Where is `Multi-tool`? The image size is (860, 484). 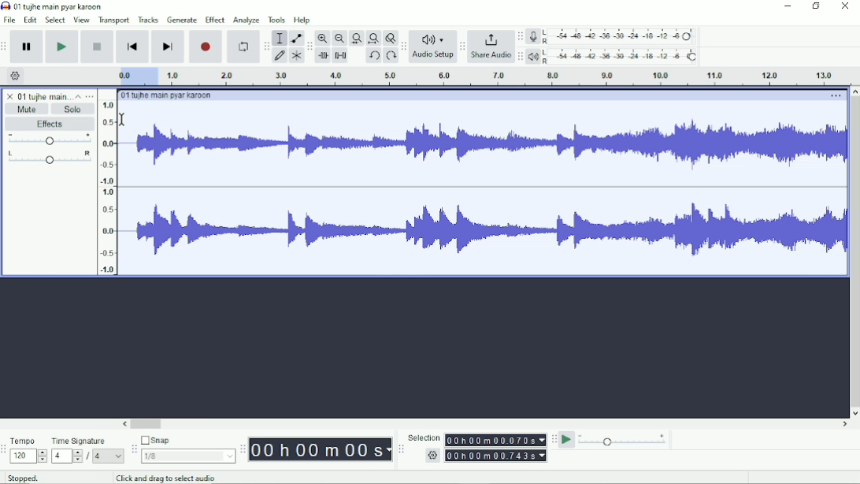
Multi-tool is located at coordinates (296, 58).